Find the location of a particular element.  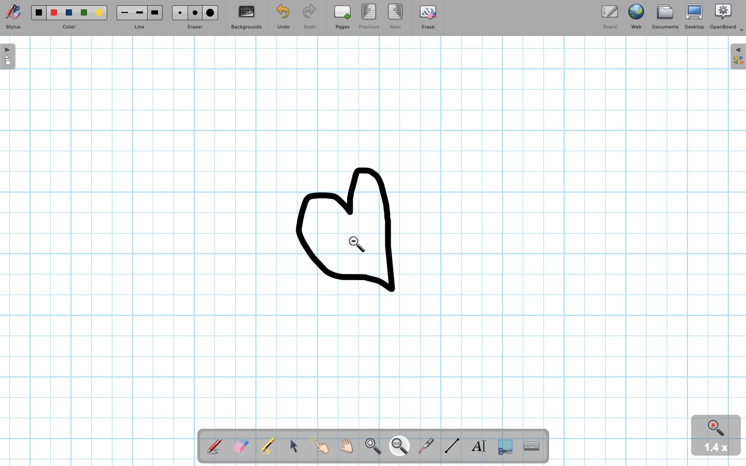

Board is located at coordinates (612, 16).